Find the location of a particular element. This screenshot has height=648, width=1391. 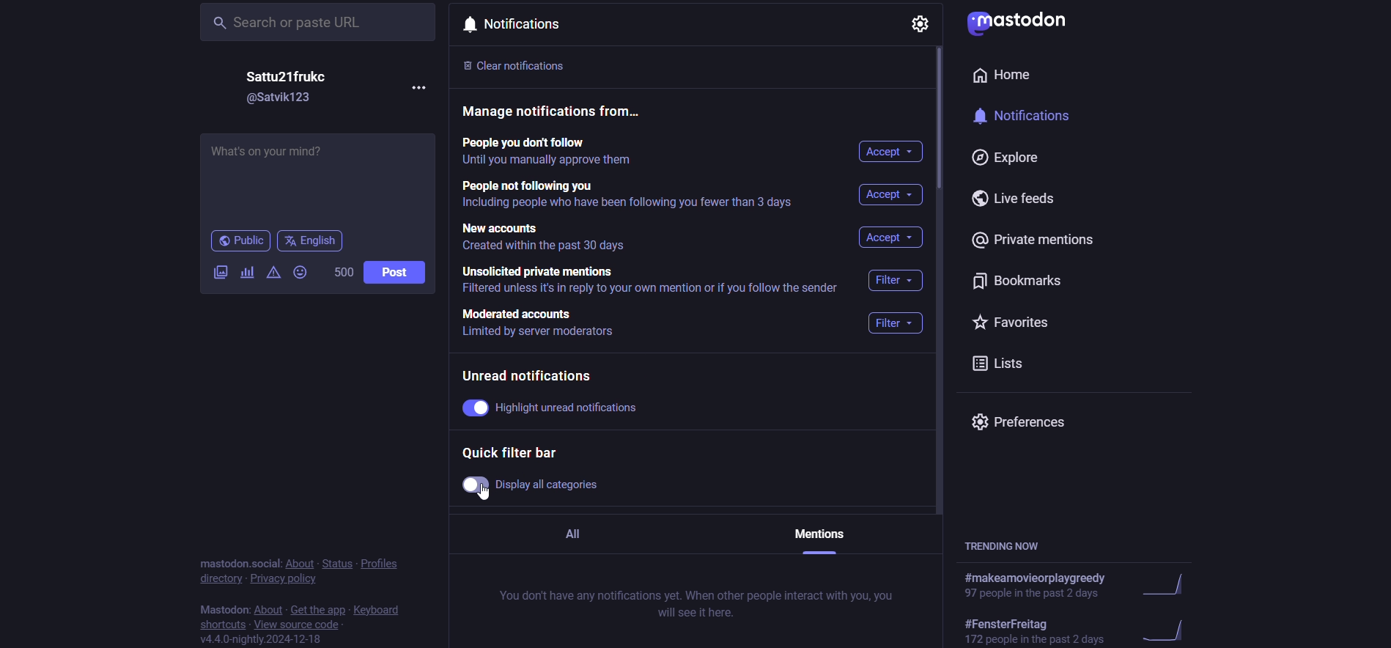

Emojis is located at coordinates (300, 272).